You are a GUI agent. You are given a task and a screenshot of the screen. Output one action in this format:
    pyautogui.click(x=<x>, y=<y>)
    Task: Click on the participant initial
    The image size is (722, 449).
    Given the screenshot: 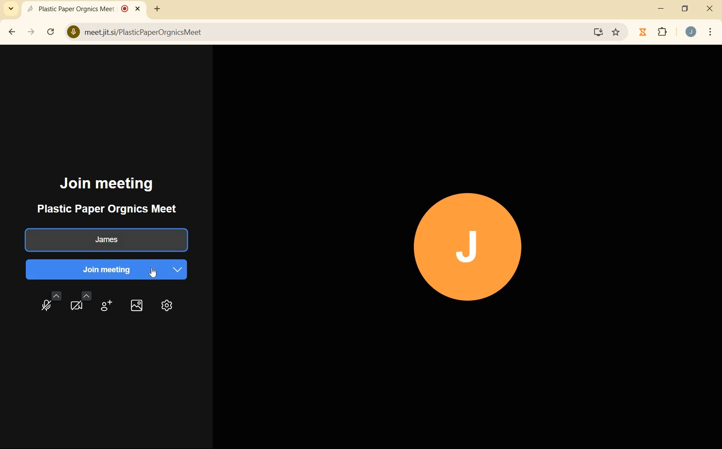 What is the action you would take?
    pyautogui.click(x=469, y=246)
    